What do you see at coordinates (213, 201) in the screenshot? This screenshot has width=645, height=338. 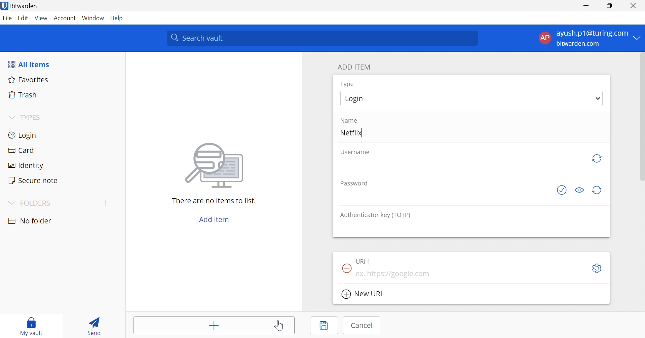 I see `There are no items to list.` at bounding box center [213, 201].